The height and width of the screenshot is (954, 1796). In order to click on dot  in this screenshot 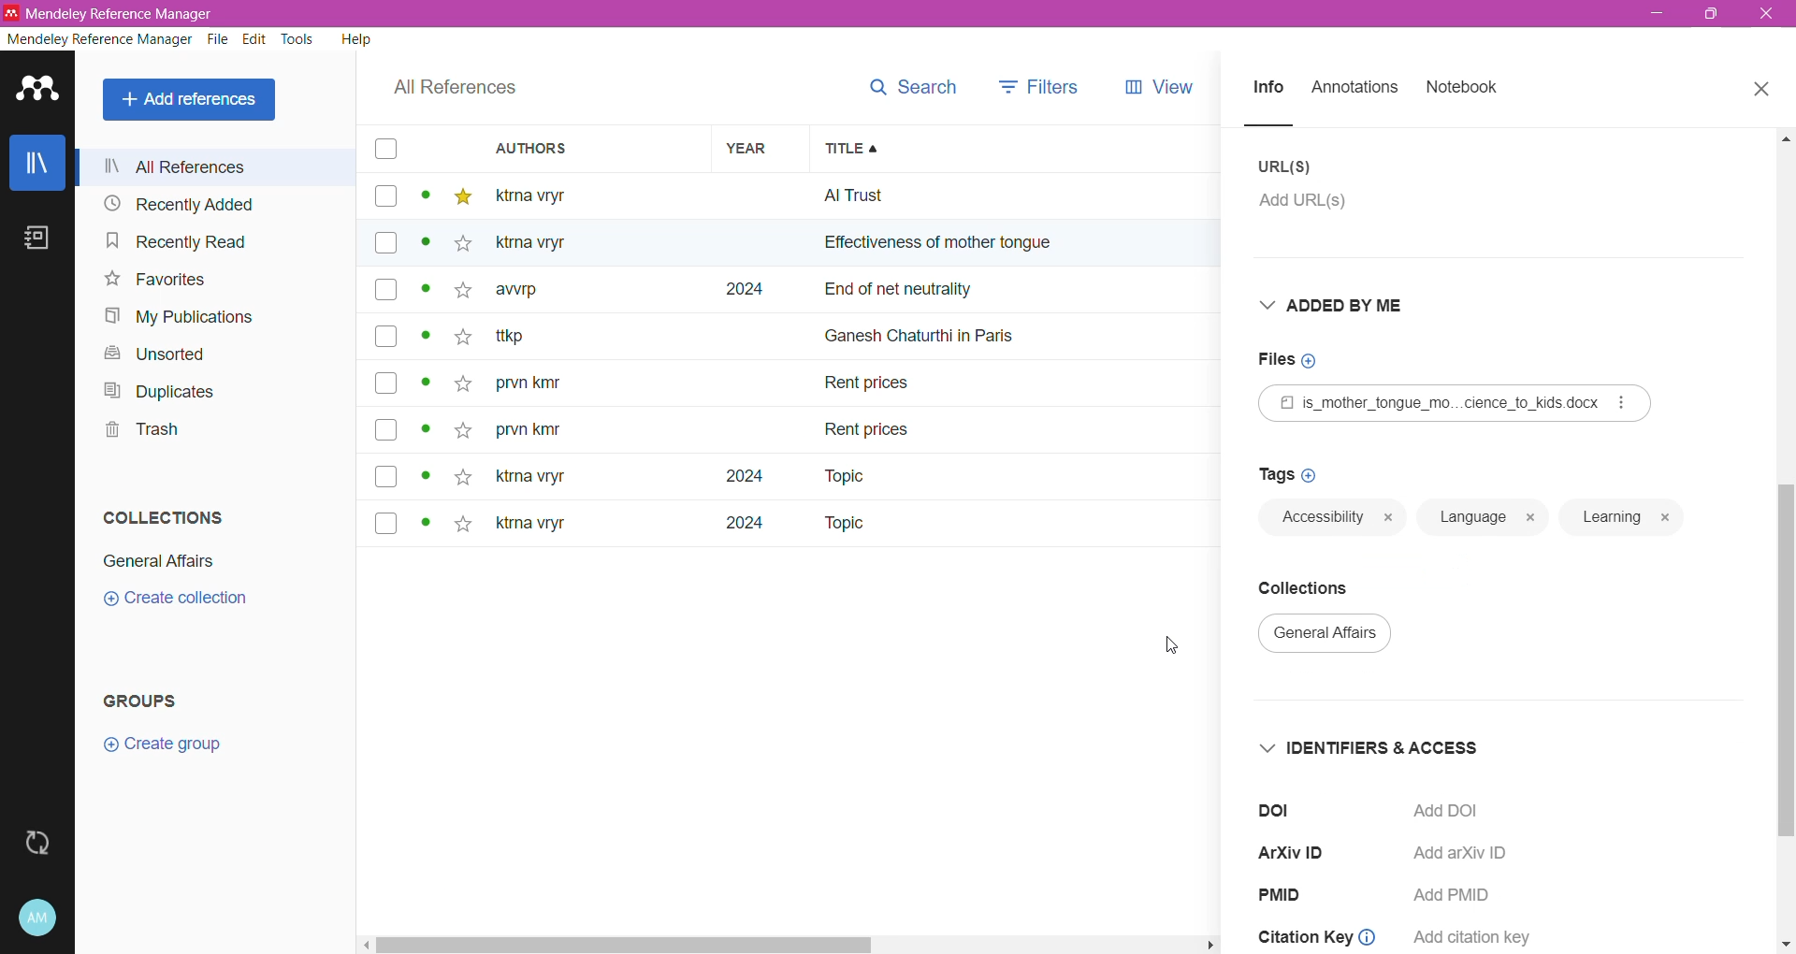, I will do `click(427, 476)`.